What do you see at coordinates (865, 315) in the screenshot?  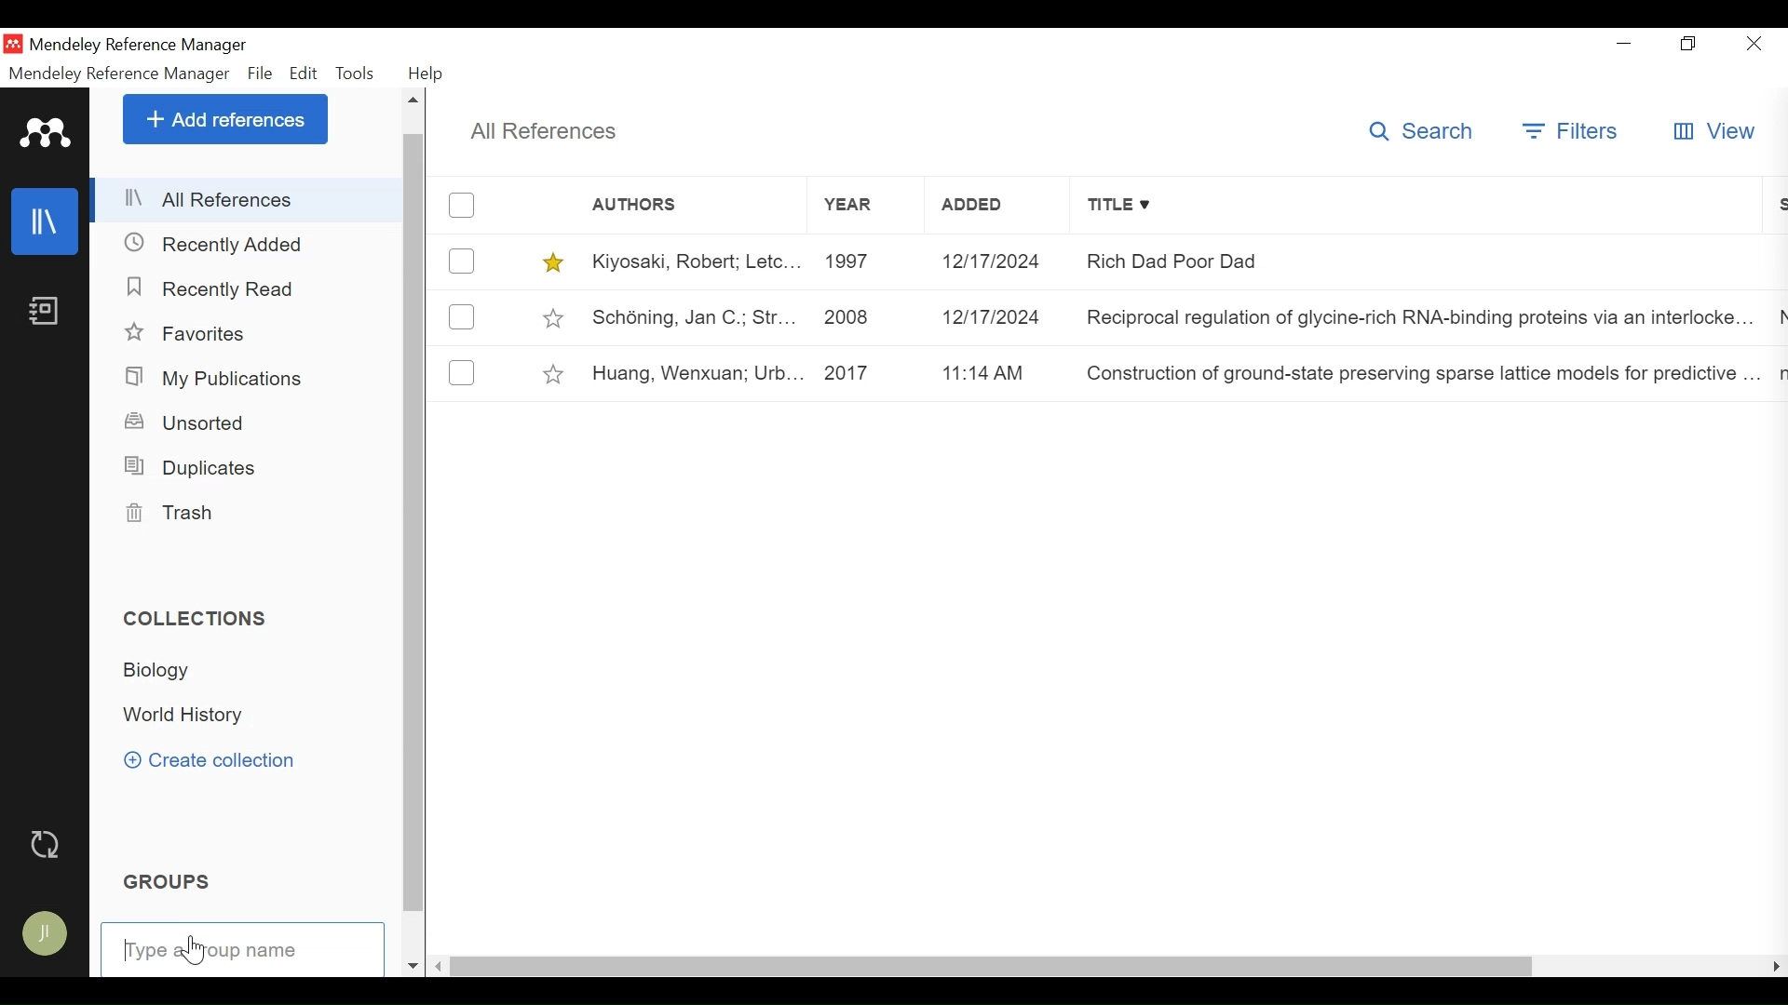 I see `2008` at bounding box center [865, 315].